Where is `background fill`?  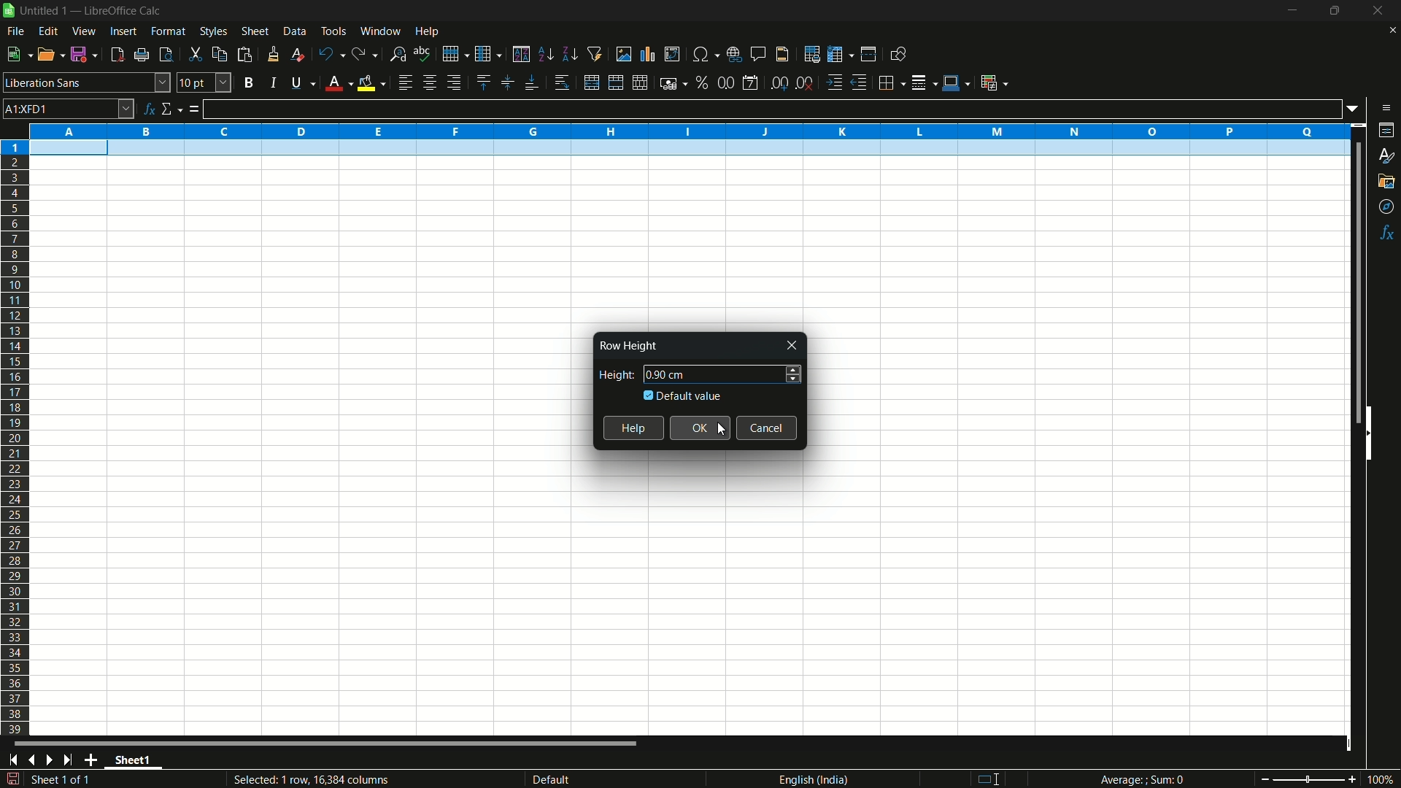 background fill is located at coordinates (371, 82).